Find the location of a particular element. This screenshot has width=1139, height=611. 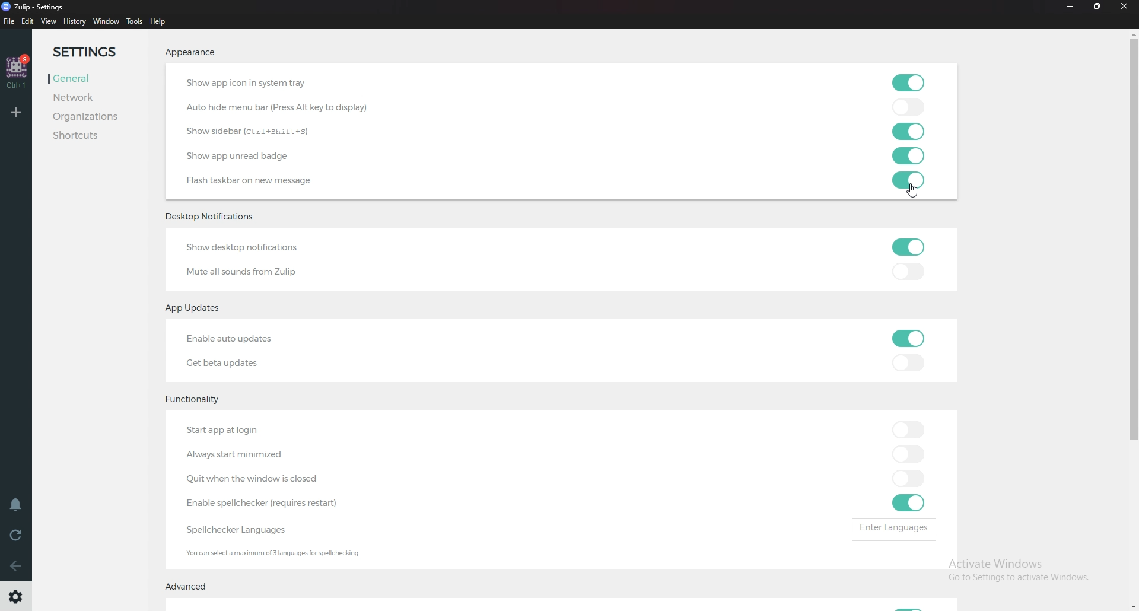

toggle is located at coordinates (905, 157).